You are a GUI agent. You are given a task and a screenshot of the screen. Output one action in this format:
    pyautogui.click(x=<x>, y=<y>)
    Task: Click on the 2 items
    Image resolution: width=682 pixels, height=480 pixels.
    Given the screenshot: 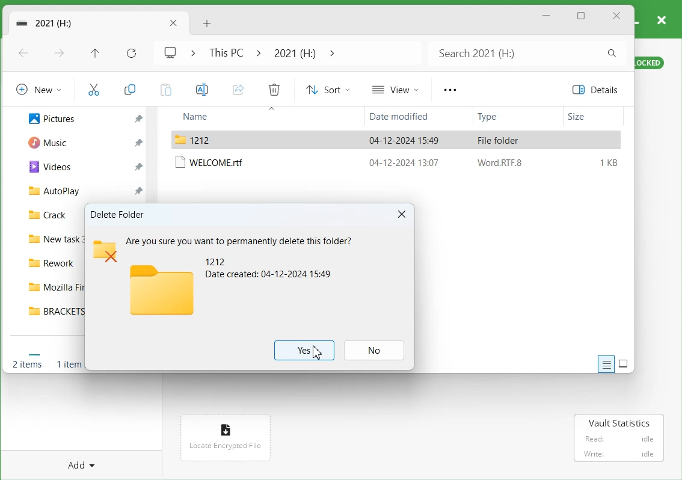 What is the action you would take?
    pyautogui.click(x=27, y=364)
    